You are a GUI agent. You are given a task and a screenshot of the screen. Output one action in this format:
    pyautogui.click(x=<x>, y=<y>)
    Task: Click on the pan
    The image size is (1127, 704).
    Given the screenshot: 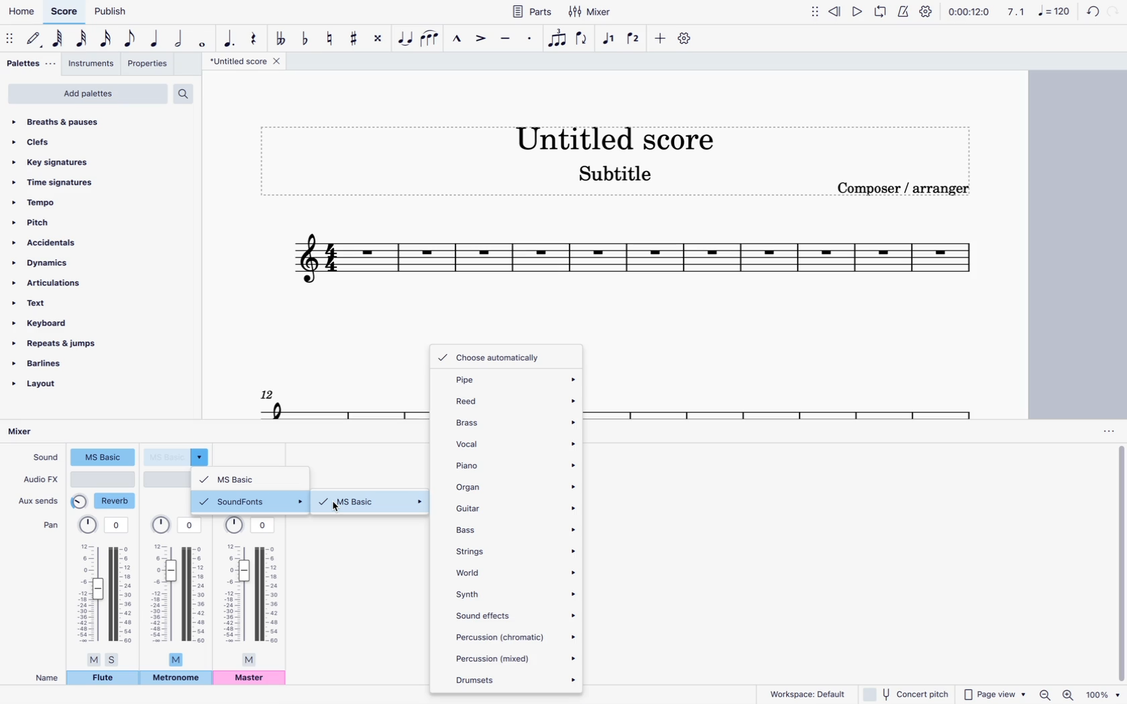 What is the action you would take?
    pyautogui.click(x=253, y=591)
    